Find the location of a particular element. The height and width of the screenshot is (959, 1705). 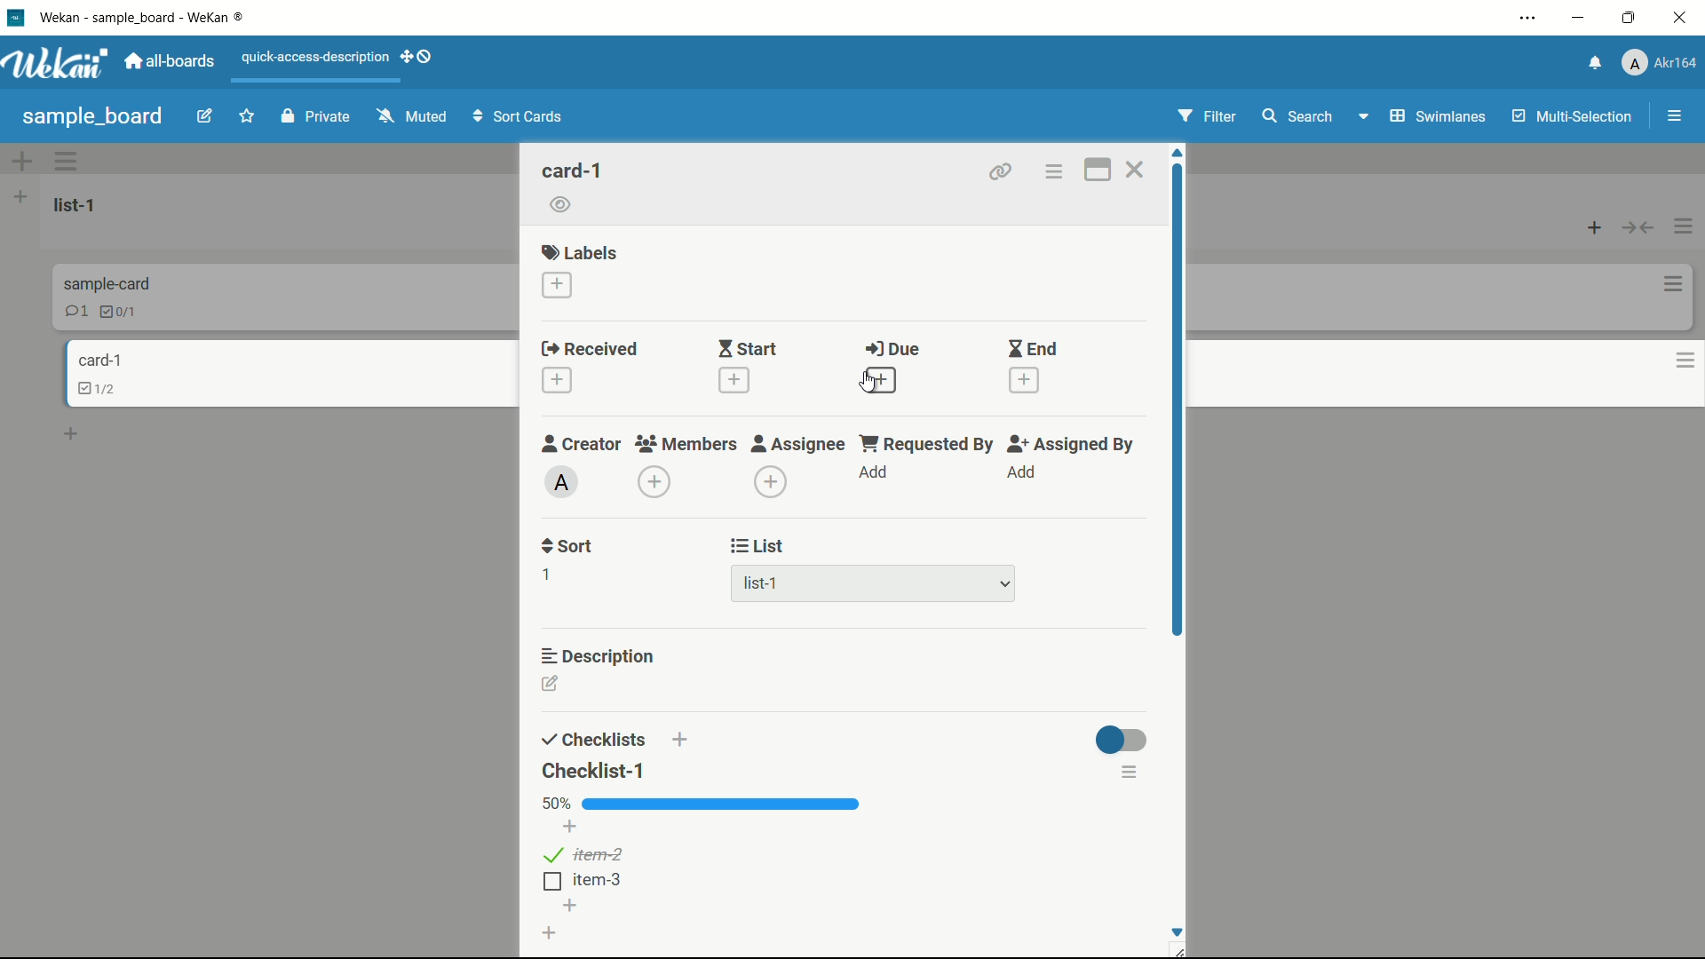

maximize card is located at coordinates (1098, 170).